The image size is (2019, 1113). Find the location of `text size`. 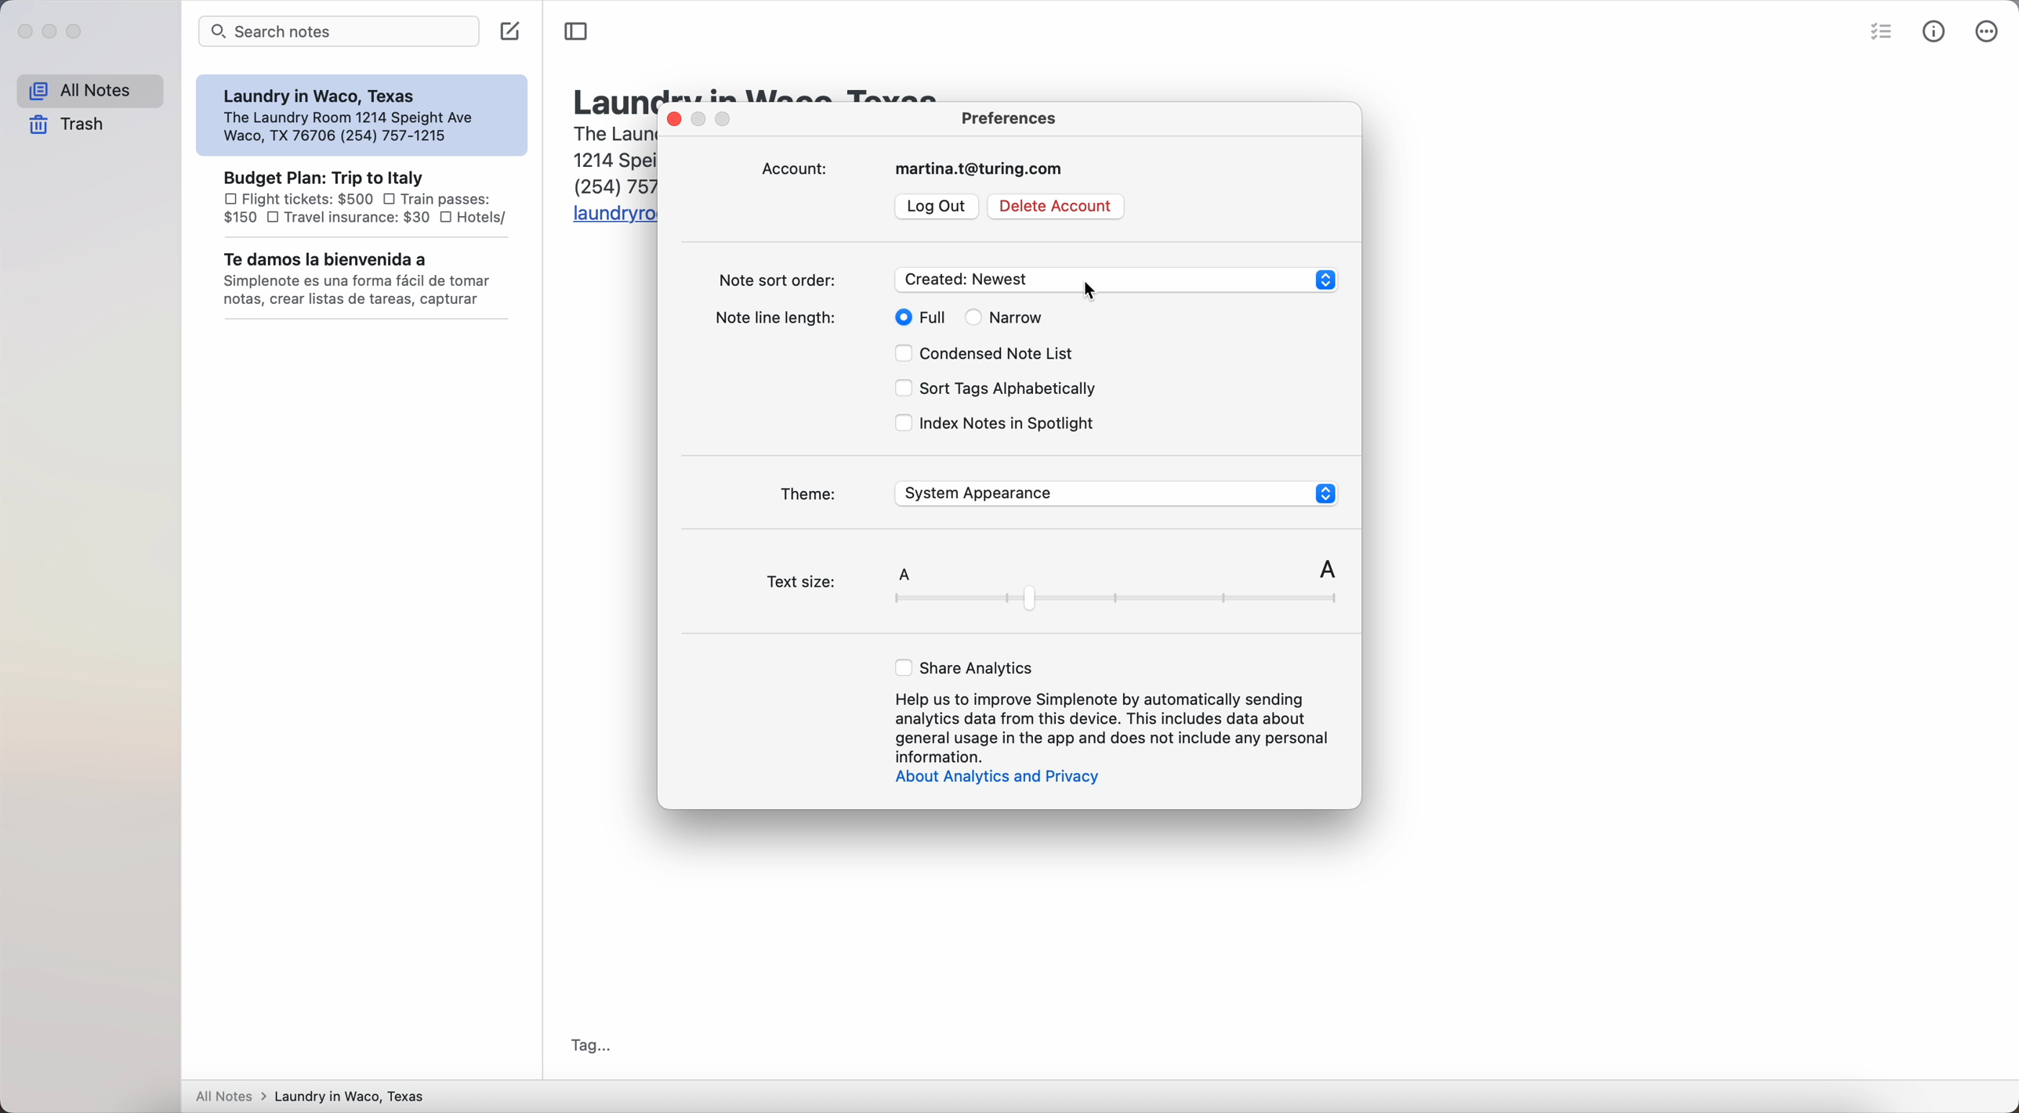

text size is located at coordinates (1049, 587).